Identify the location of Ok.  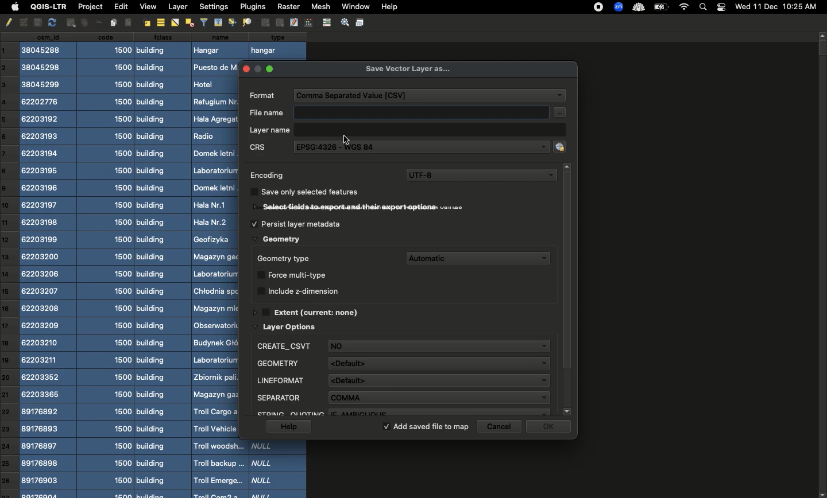
(551, 429).